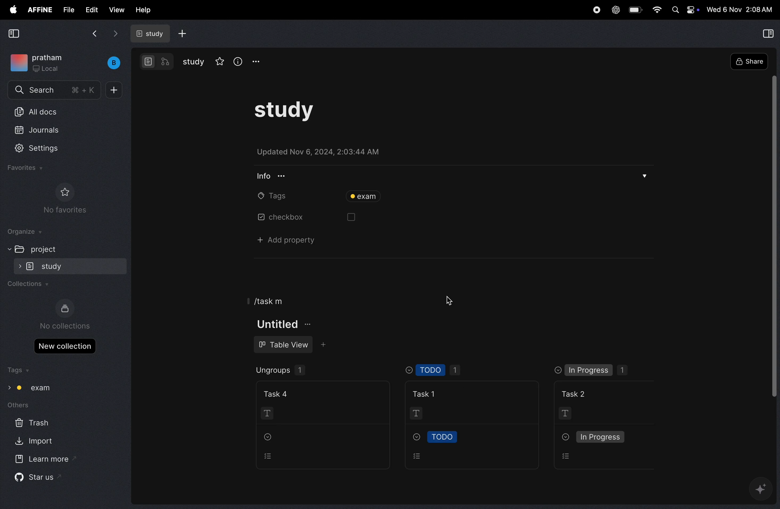 The image size is (780, 509). What do you see at coordinates (43, 150) in the screenshot?
I see `settings` at bounding box center [43, 150].